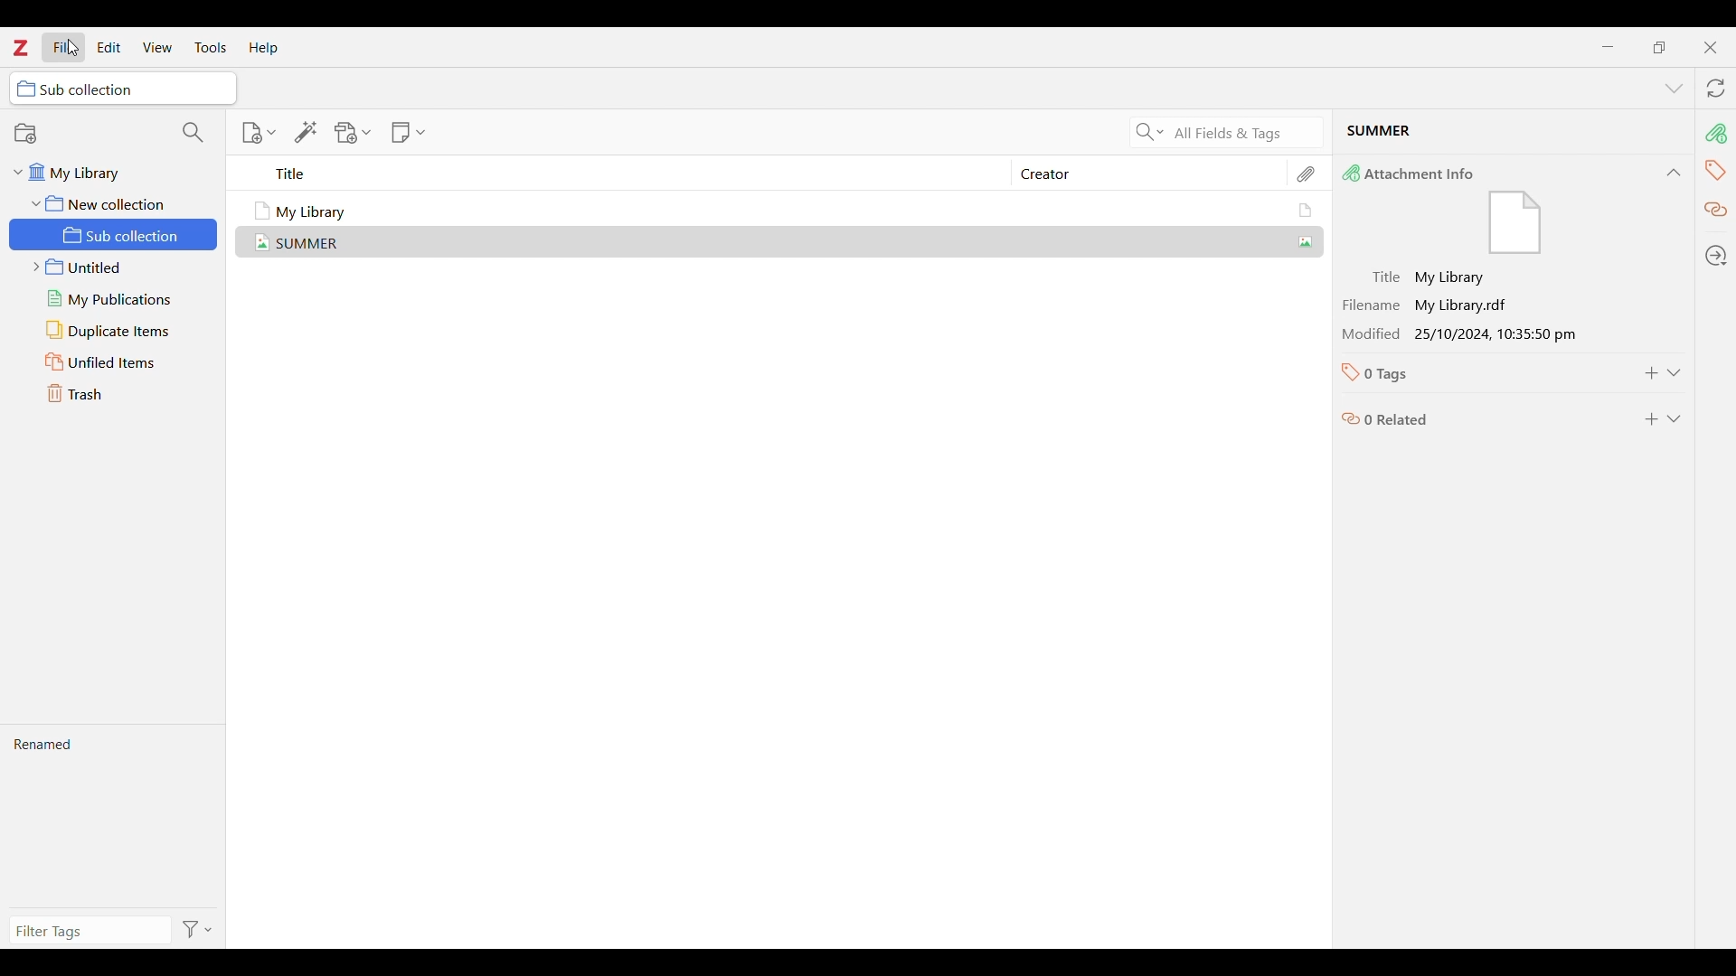 The width and height of the screenshot is (1736, 976). Describe the element at coordinates (1480, 333) in the screenshot. I see `Modification 25/10/2024 10:35:50 pm` at that location.